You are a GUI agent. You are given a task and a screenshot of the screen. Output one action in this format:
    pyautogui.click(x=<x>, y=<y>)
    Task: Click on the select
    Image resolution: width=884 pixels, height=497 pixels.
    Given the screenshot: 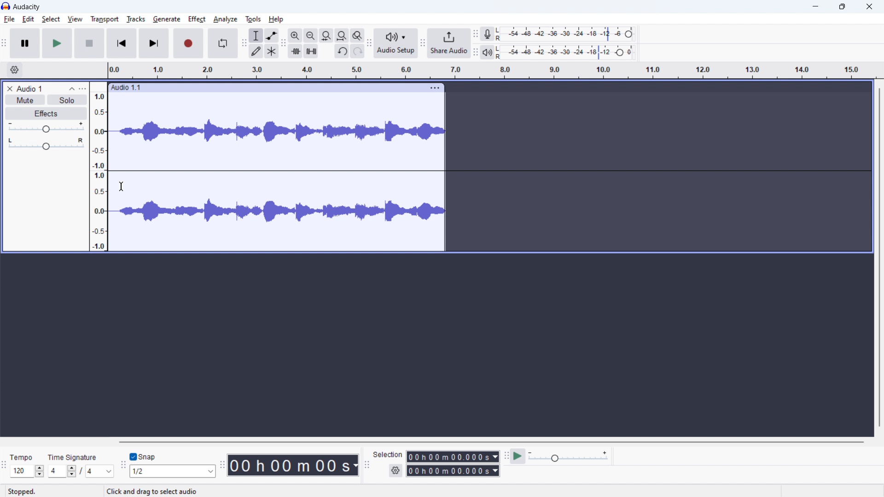 What is the action you would take?
    pyautogui.click(x=51, y=19)
    